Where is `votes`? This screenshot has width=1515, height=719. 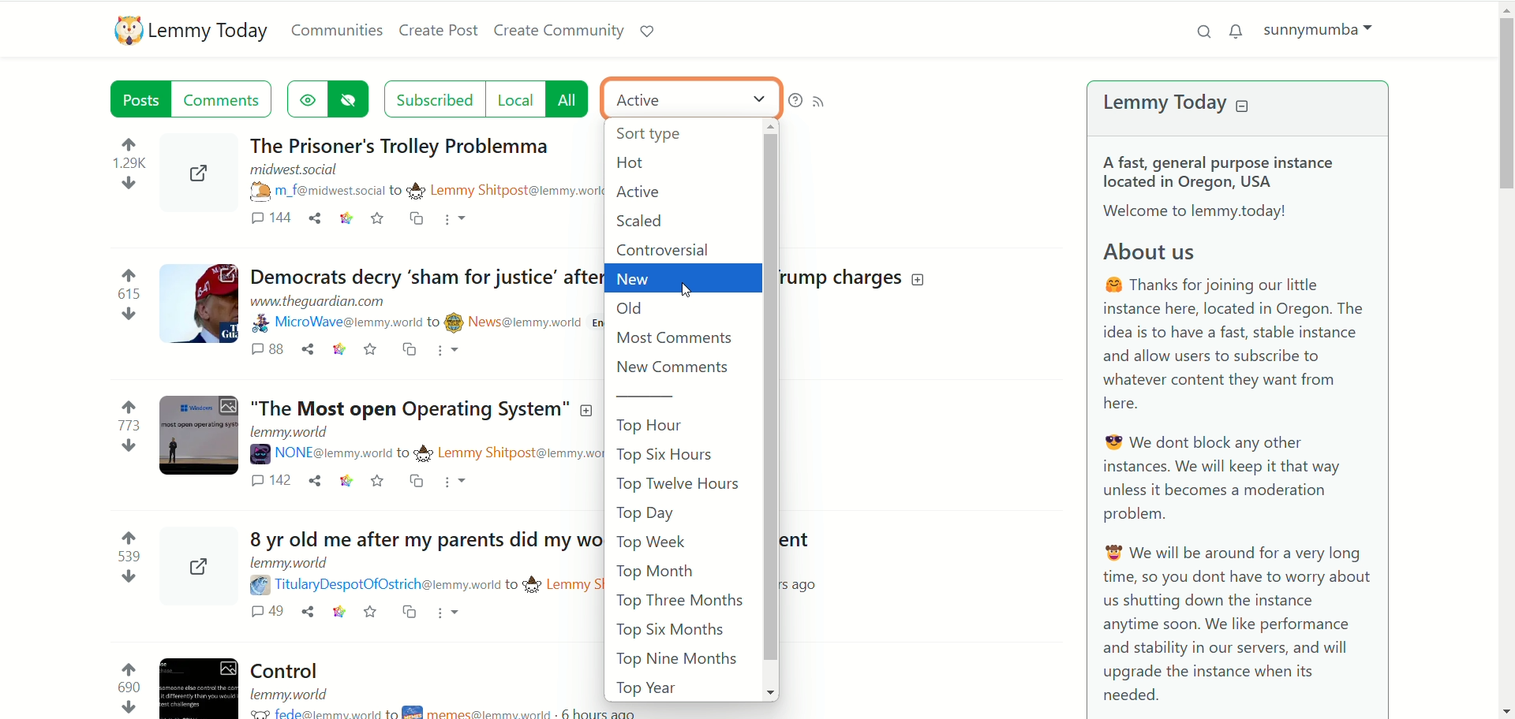 votes is located at coordinates (126, 296).